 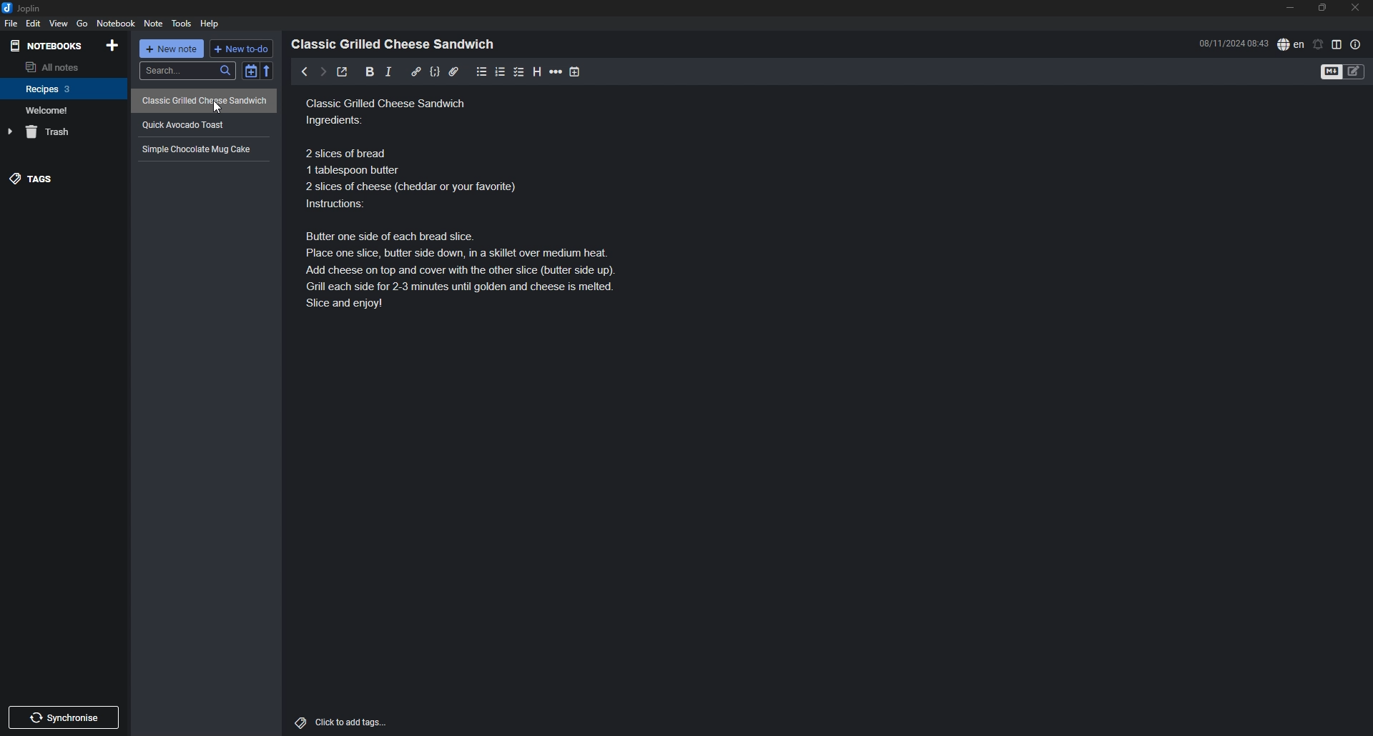 I want to click on attachment, so click(x=453, y=71).